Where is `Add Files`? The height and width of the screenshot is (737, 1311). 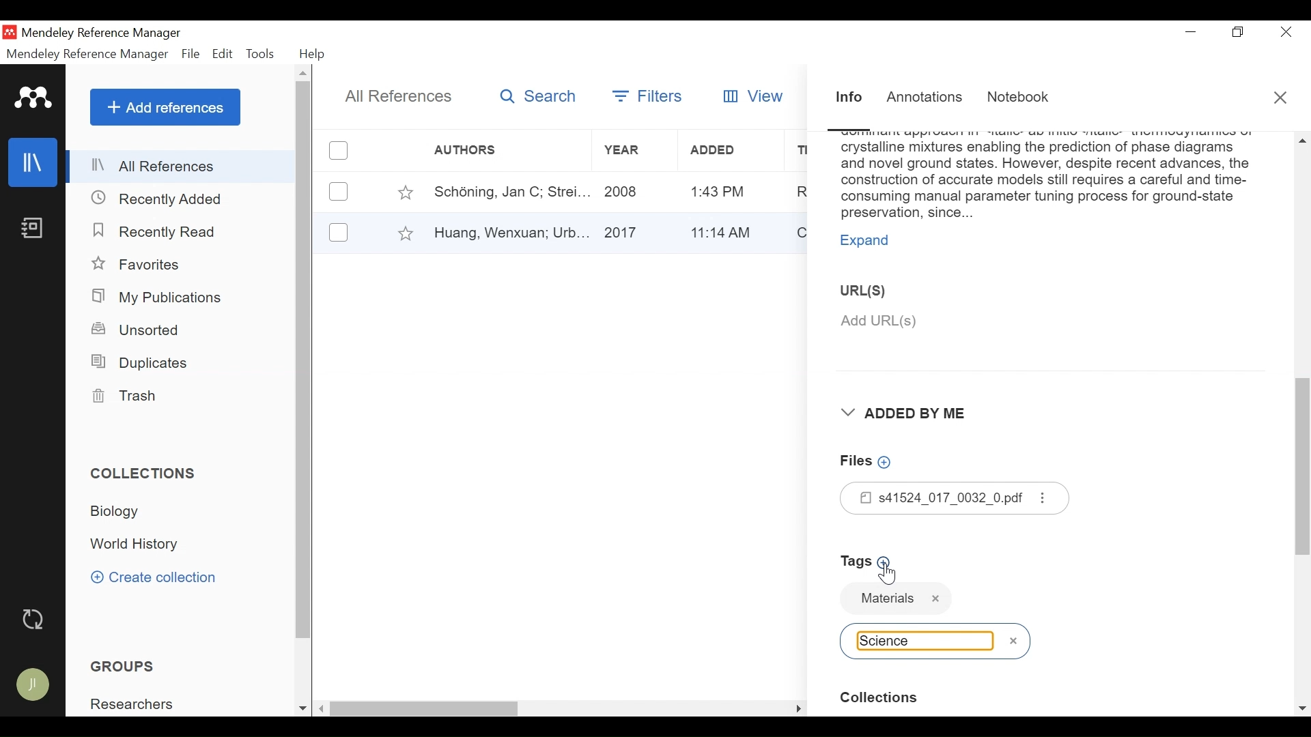
Add Files is located at coordinates (868, 461).